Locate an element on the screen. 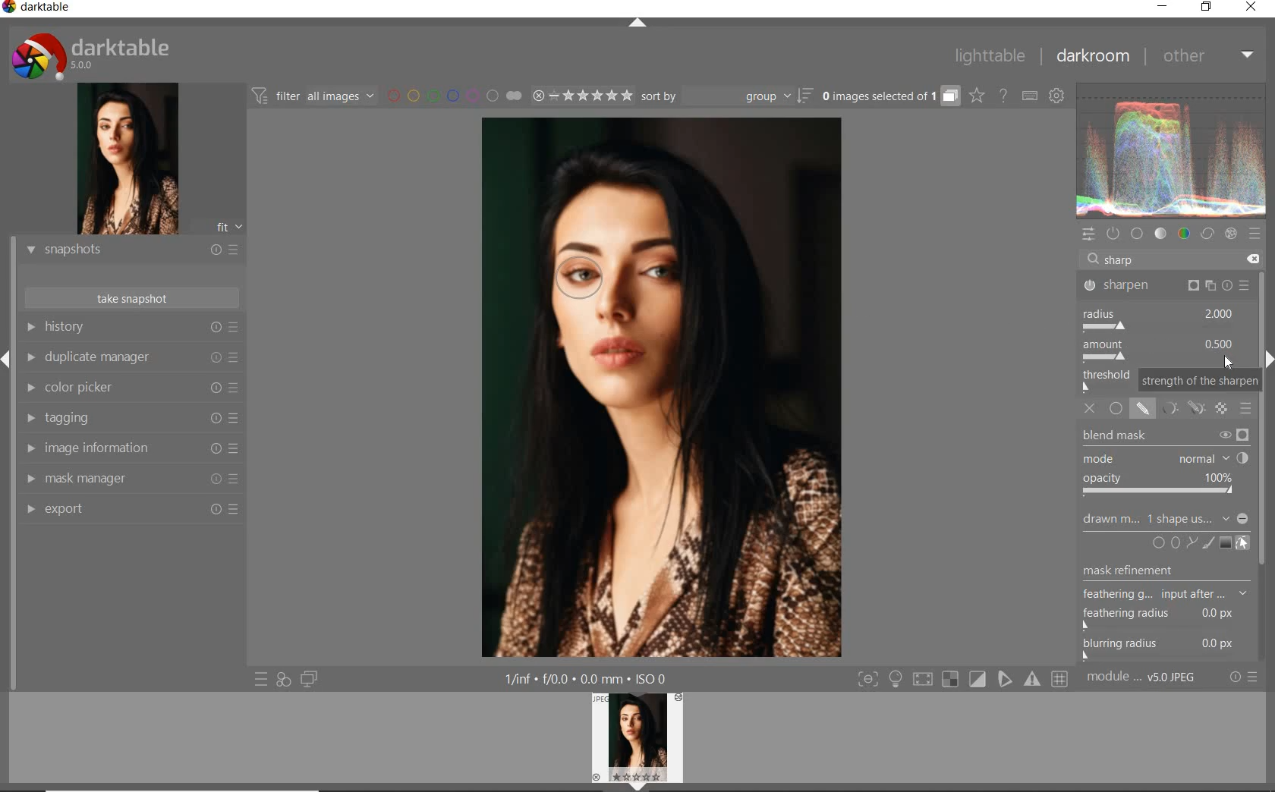  add path is located at coordinates (1192, 542).